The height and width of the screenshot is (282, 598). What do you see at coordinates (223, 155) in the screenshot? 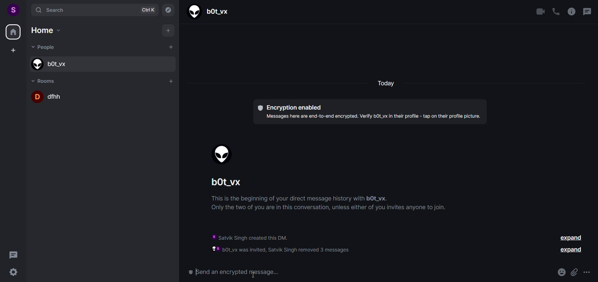
I see `display picture` at bounding box center [223, 155].